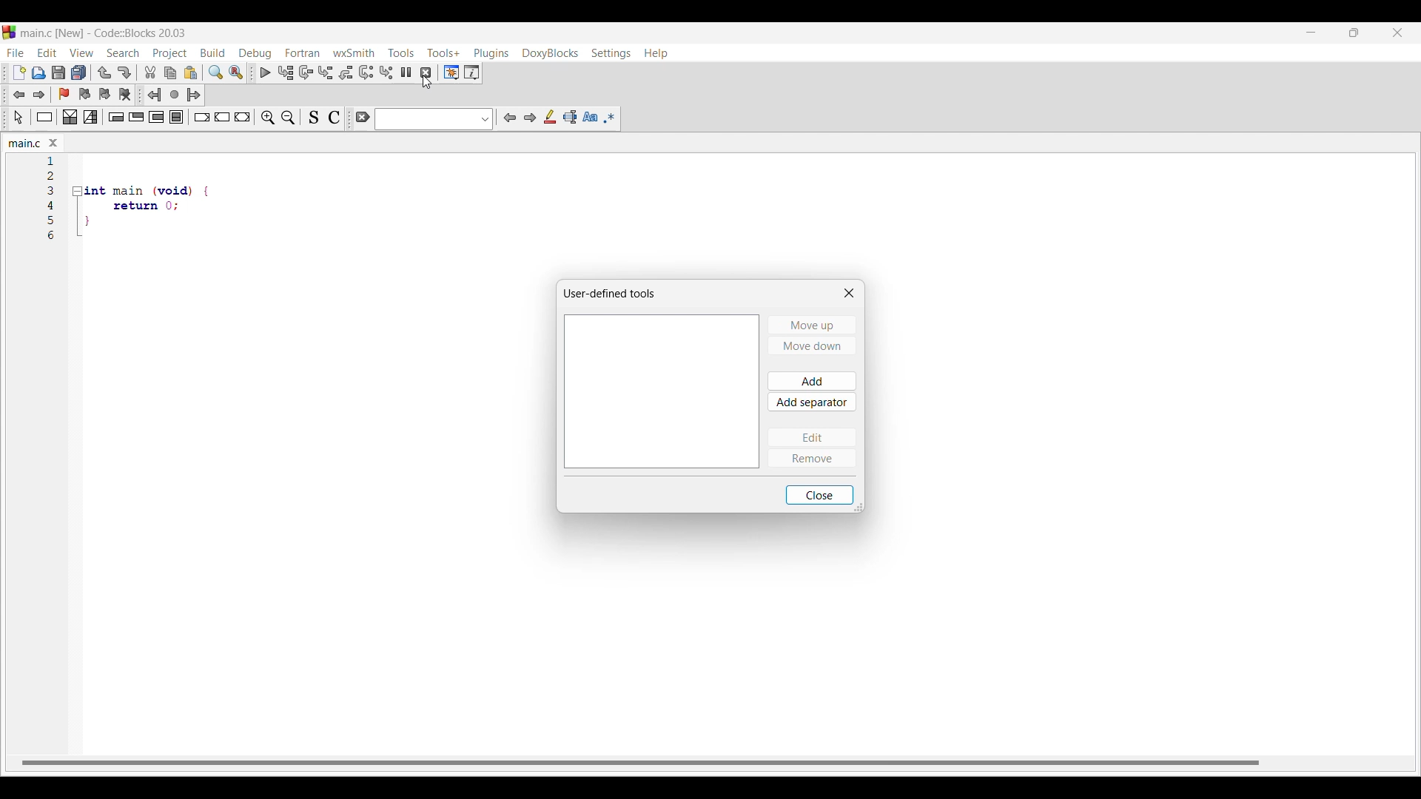 This screenshot has width=1421, height=799. Describe the element at coordinates (116, 117) in the screenshot. I see `Entry condition` at that location.